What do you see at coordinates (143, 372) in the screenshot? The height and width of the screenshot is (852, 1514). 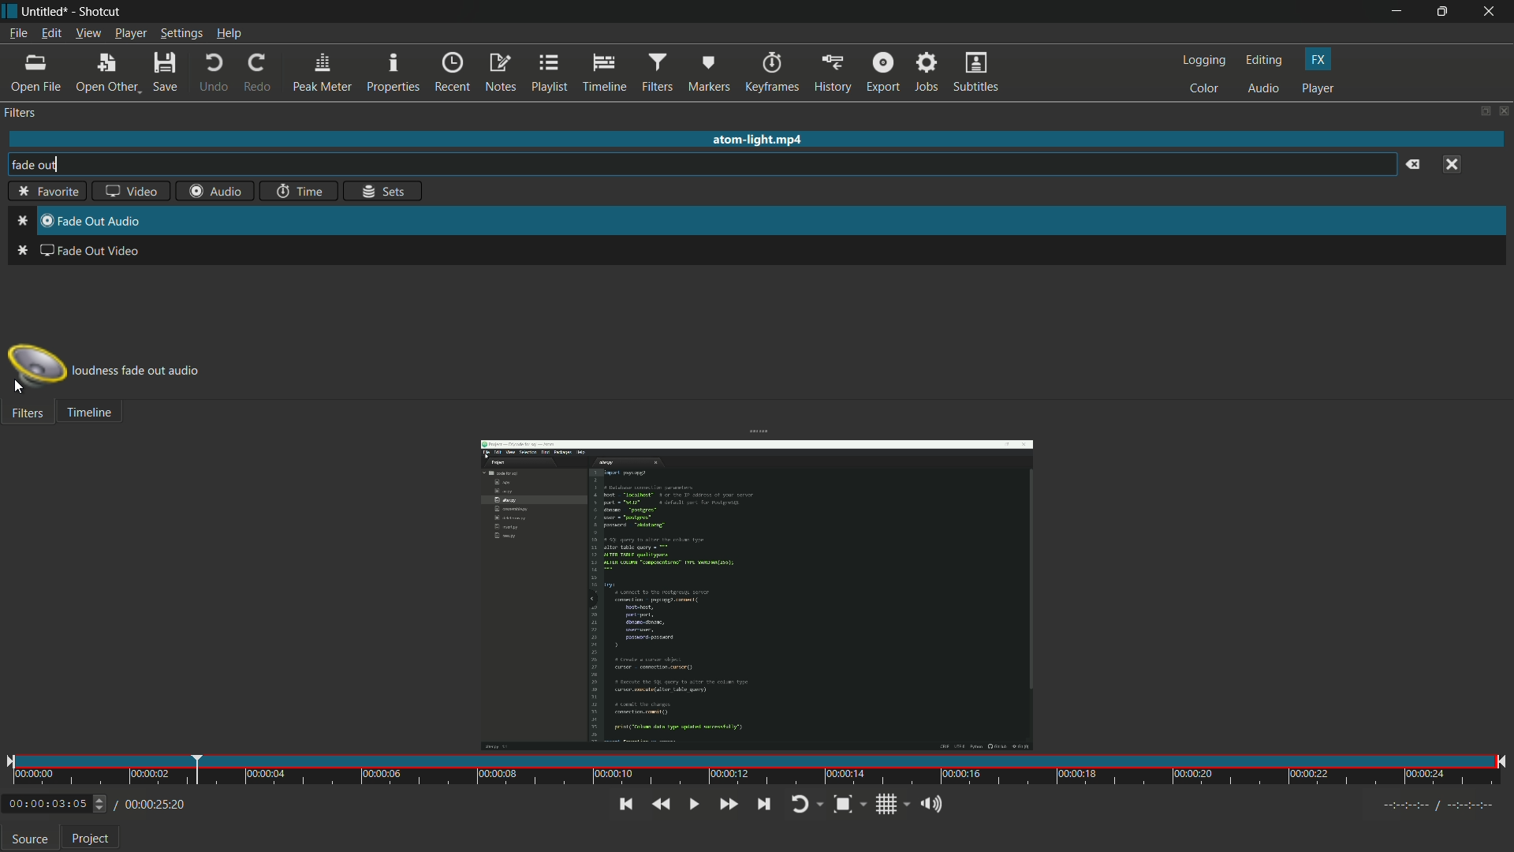 I see `loudness fade out audio` at bounding box center [143, 372].